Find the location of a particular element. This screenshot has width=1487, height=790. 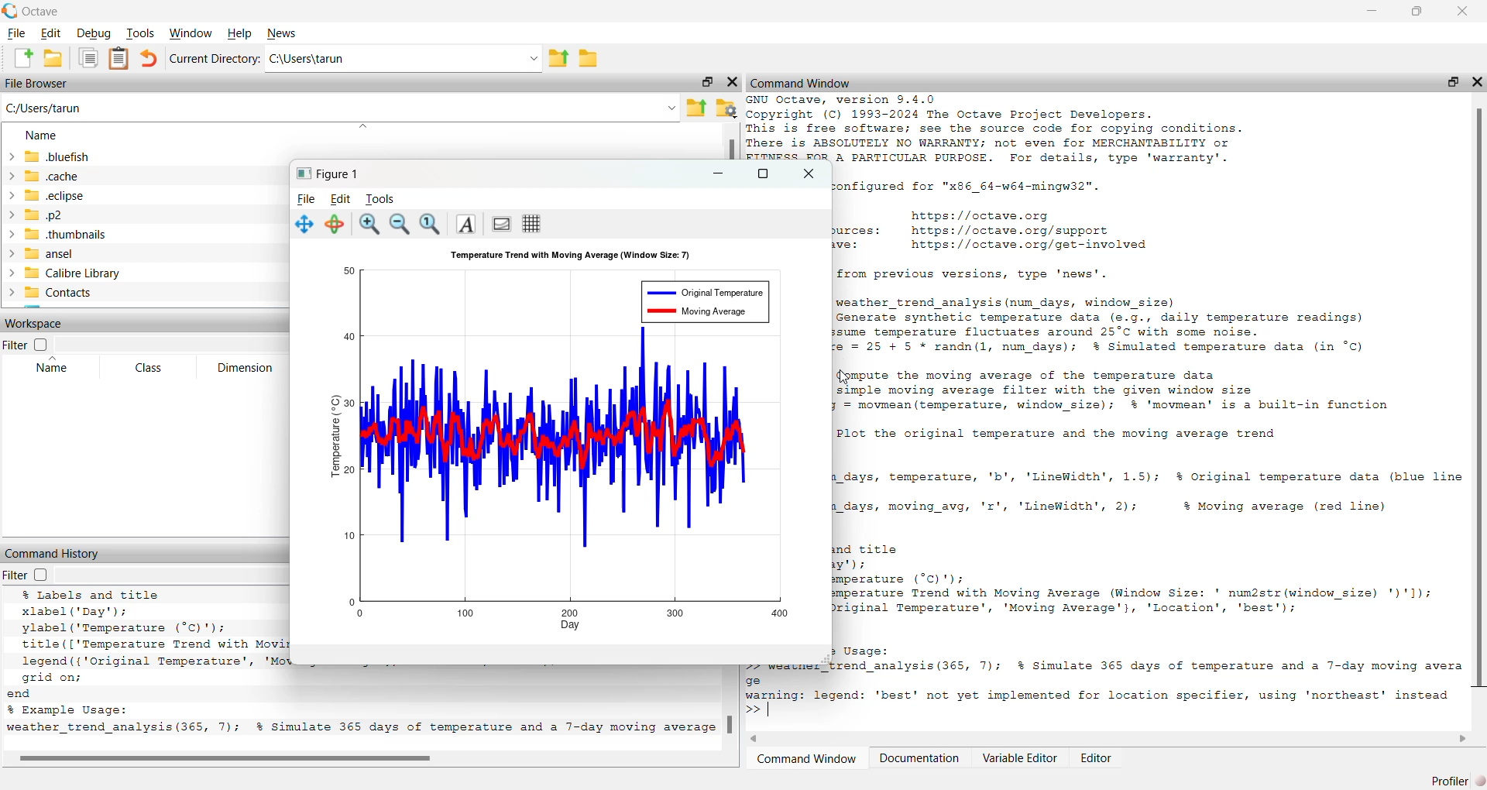

Workspace is located at coordinates (37, 323).